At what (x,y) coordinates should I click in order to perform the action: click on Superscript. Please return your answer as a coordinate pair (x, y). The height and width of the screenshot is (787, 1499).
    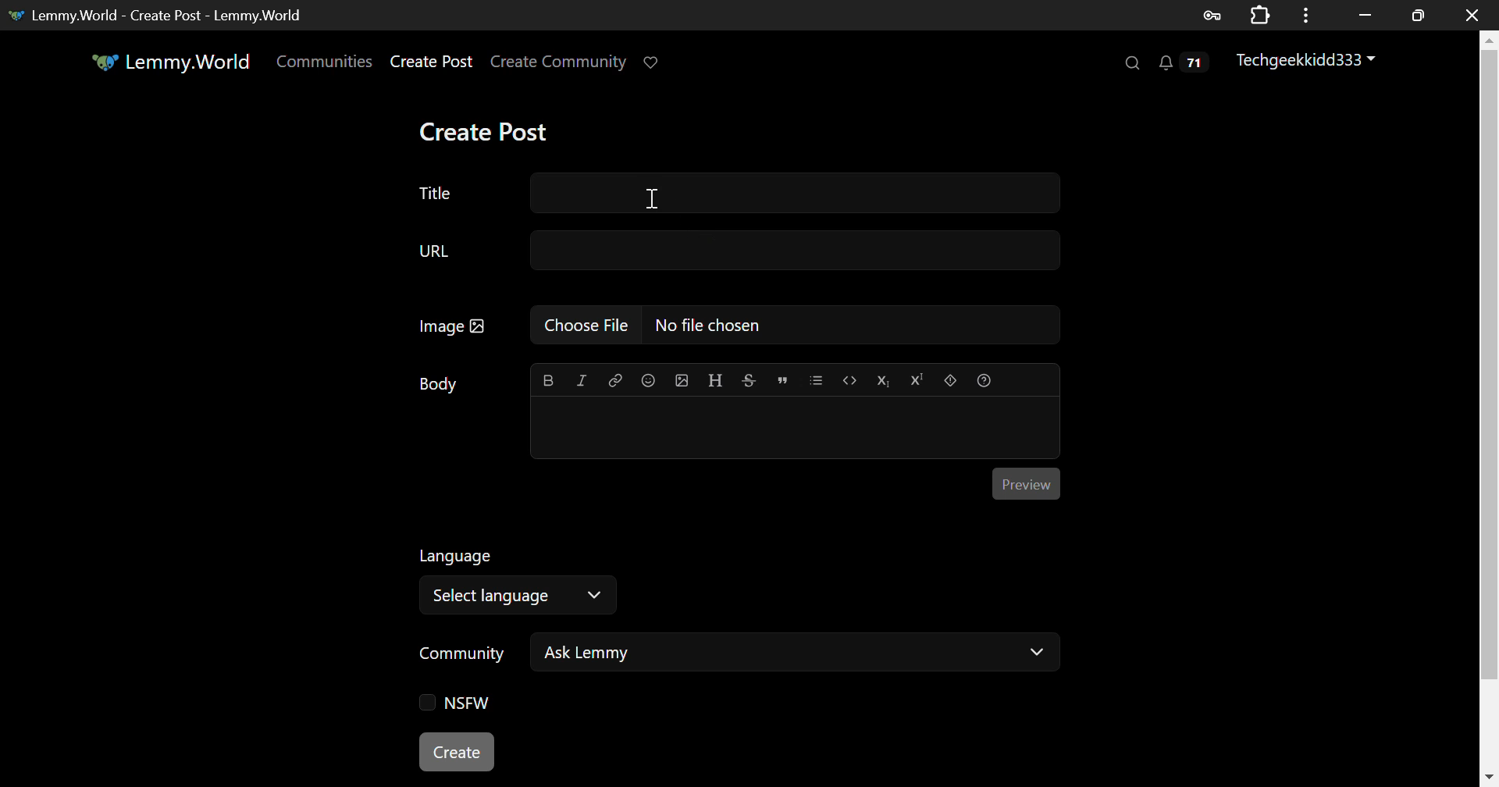
    Looking at the image, I should click on (915, 379).